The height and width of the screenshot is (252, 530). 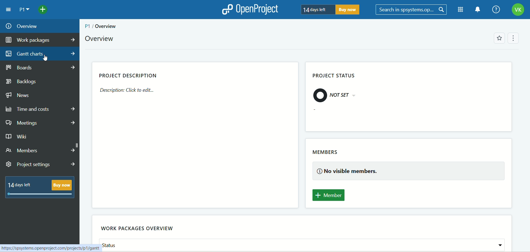 What do you see at coordinates (18, 137) in the screenshot?
I see `wiki` at bounding box center [18, 137].